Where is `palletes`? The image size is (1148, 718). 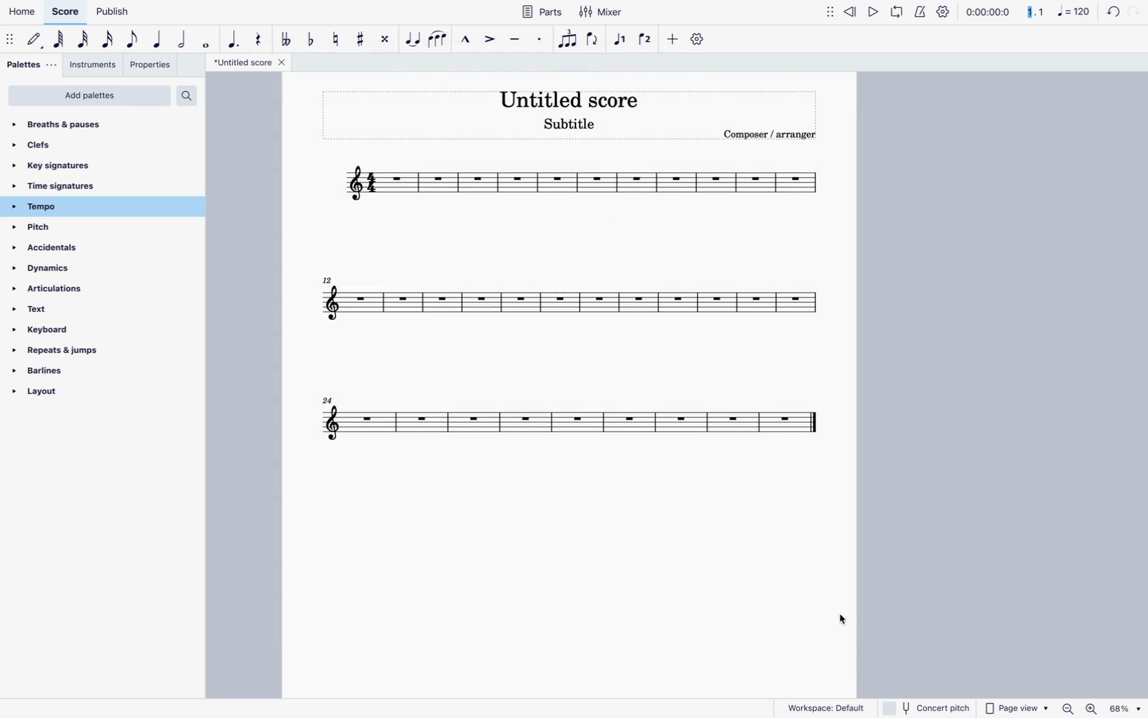
palletes is located at coordinates (29, 65).